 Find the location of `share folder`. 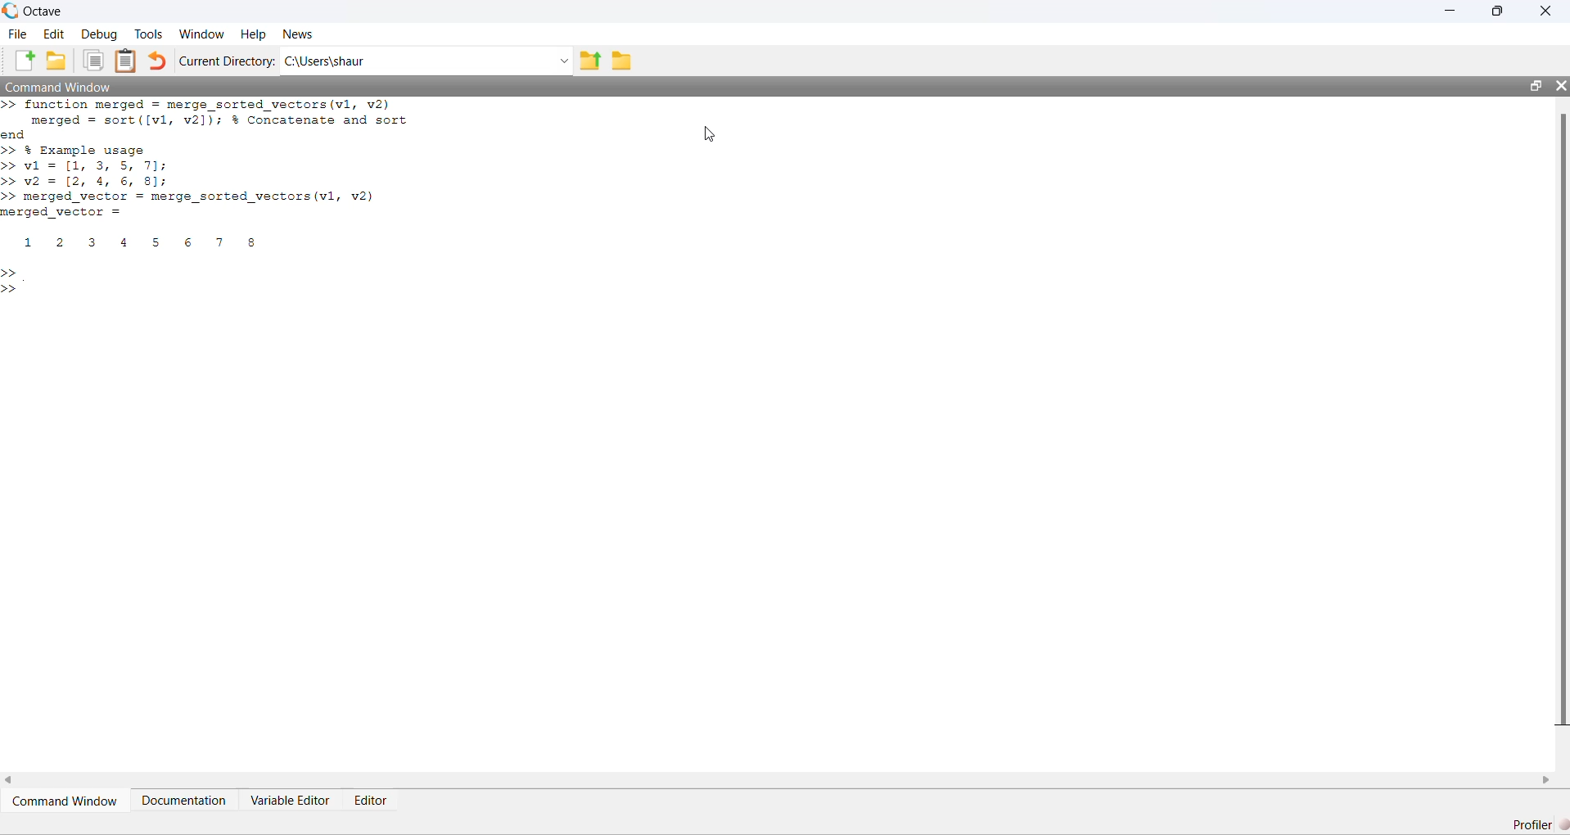

share folder is located at coordinates (590, 61).